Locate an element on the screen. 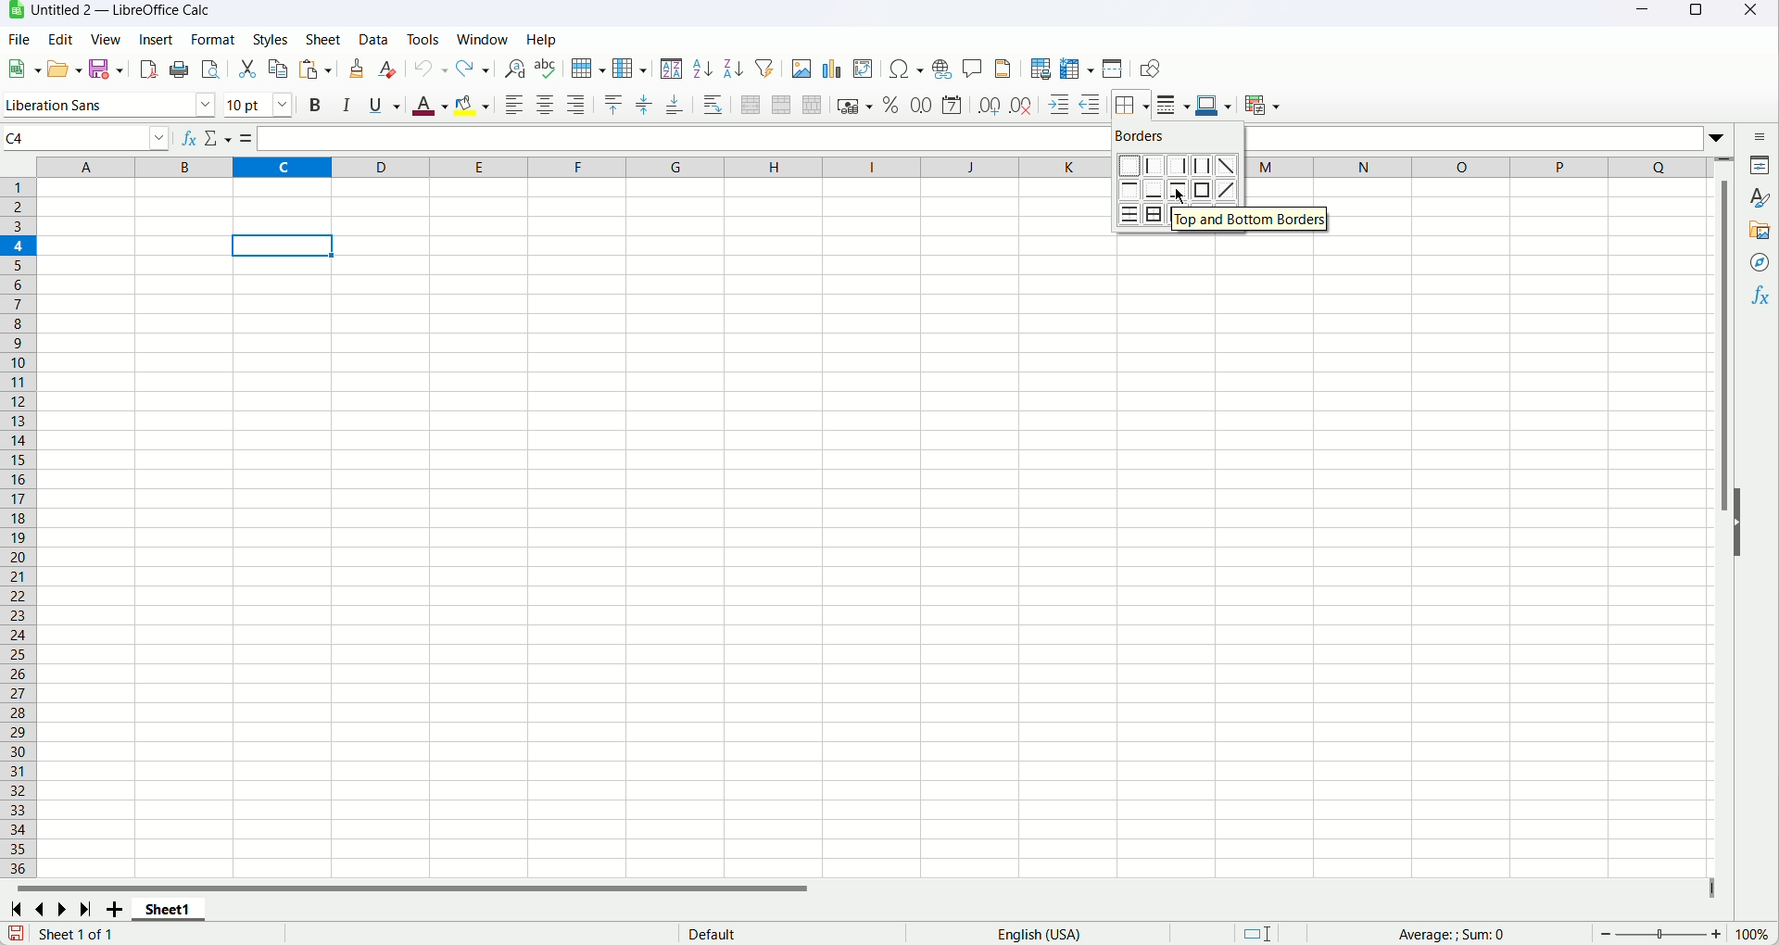 The width and height of the screenshot is (1779, 945). Insert hyperlink is located at coordinates (943, 68).